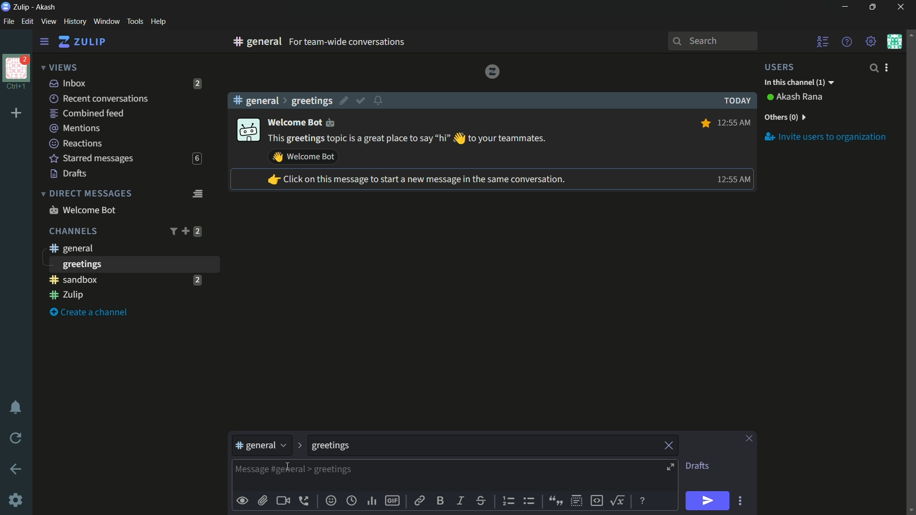 The image size is (916, 515). I want to click on , so click(243, 501).